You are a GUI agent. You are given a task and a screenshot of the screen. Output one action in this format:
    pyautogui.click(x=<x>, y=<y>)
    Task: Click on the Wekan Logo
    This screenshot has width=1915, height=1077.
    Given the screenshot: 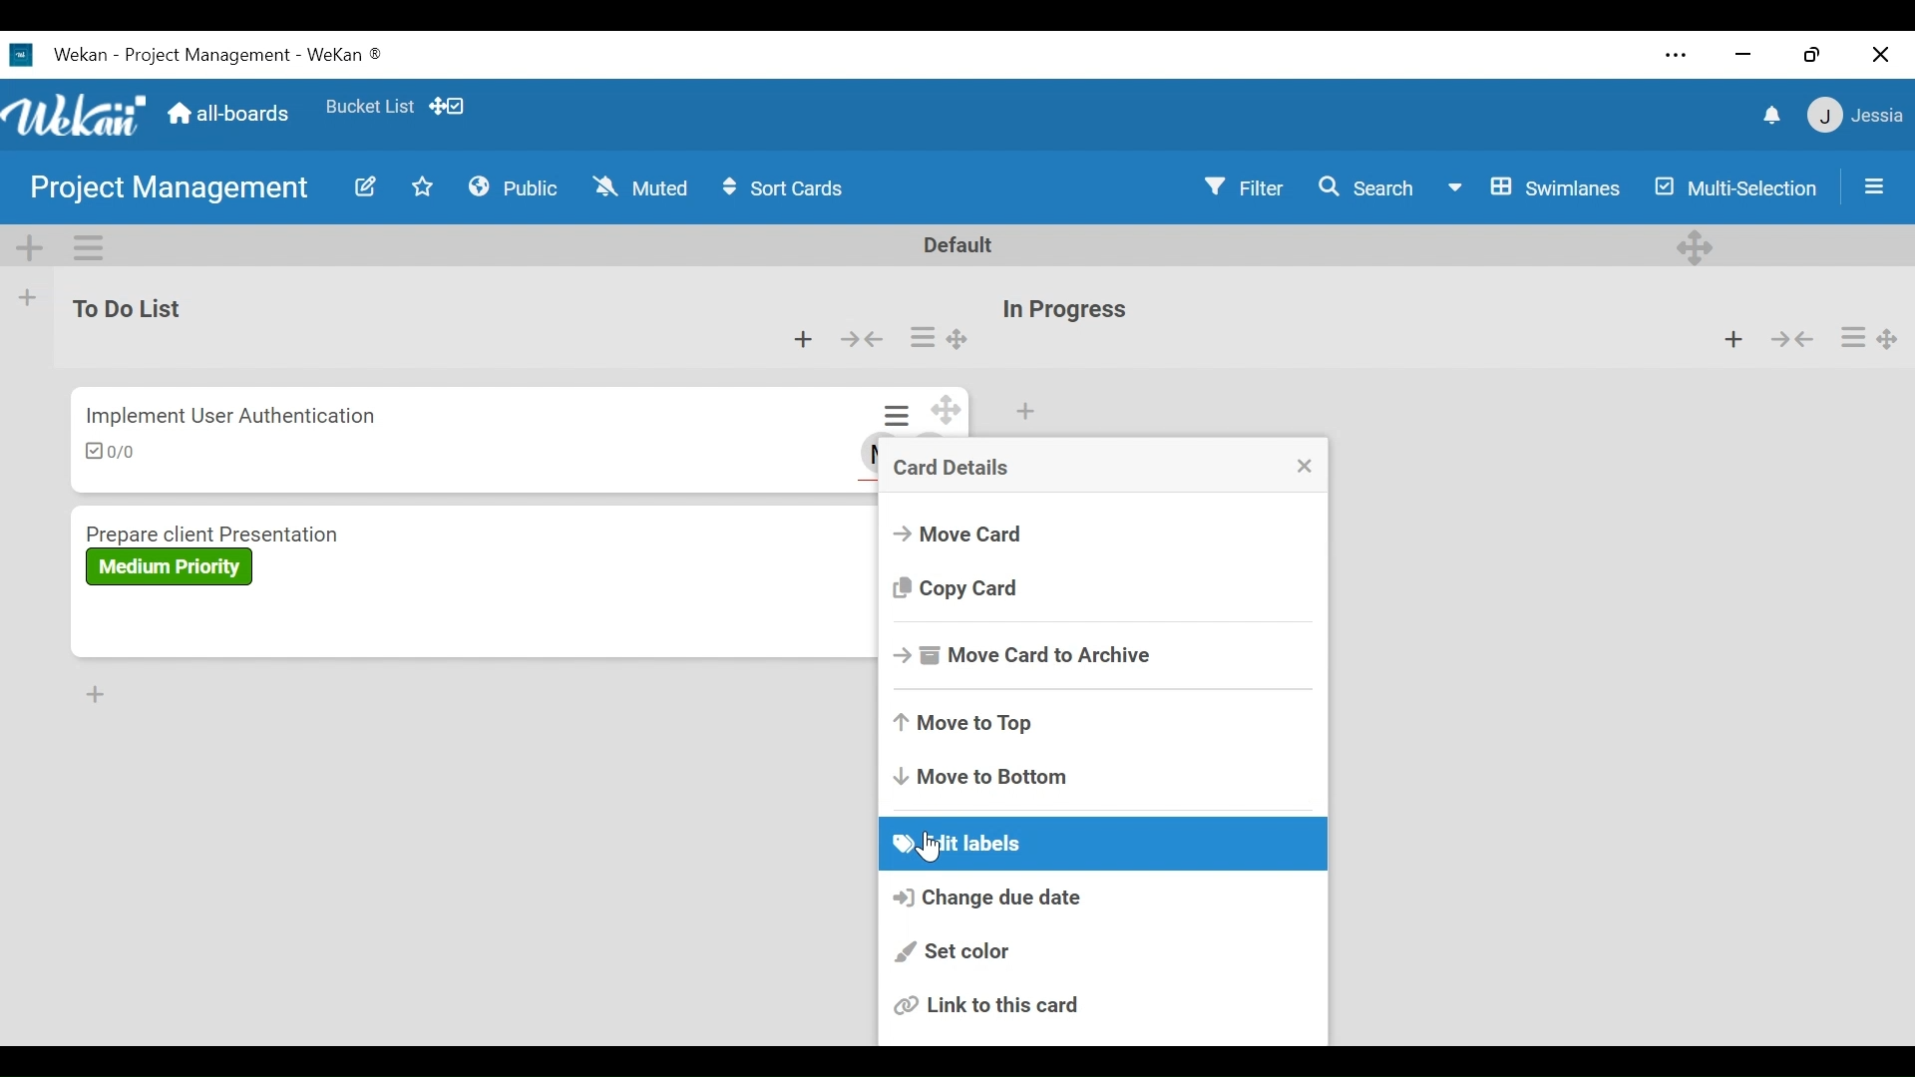 What is the action you would take?
    pyautogui.click(x=74, y=111)
    